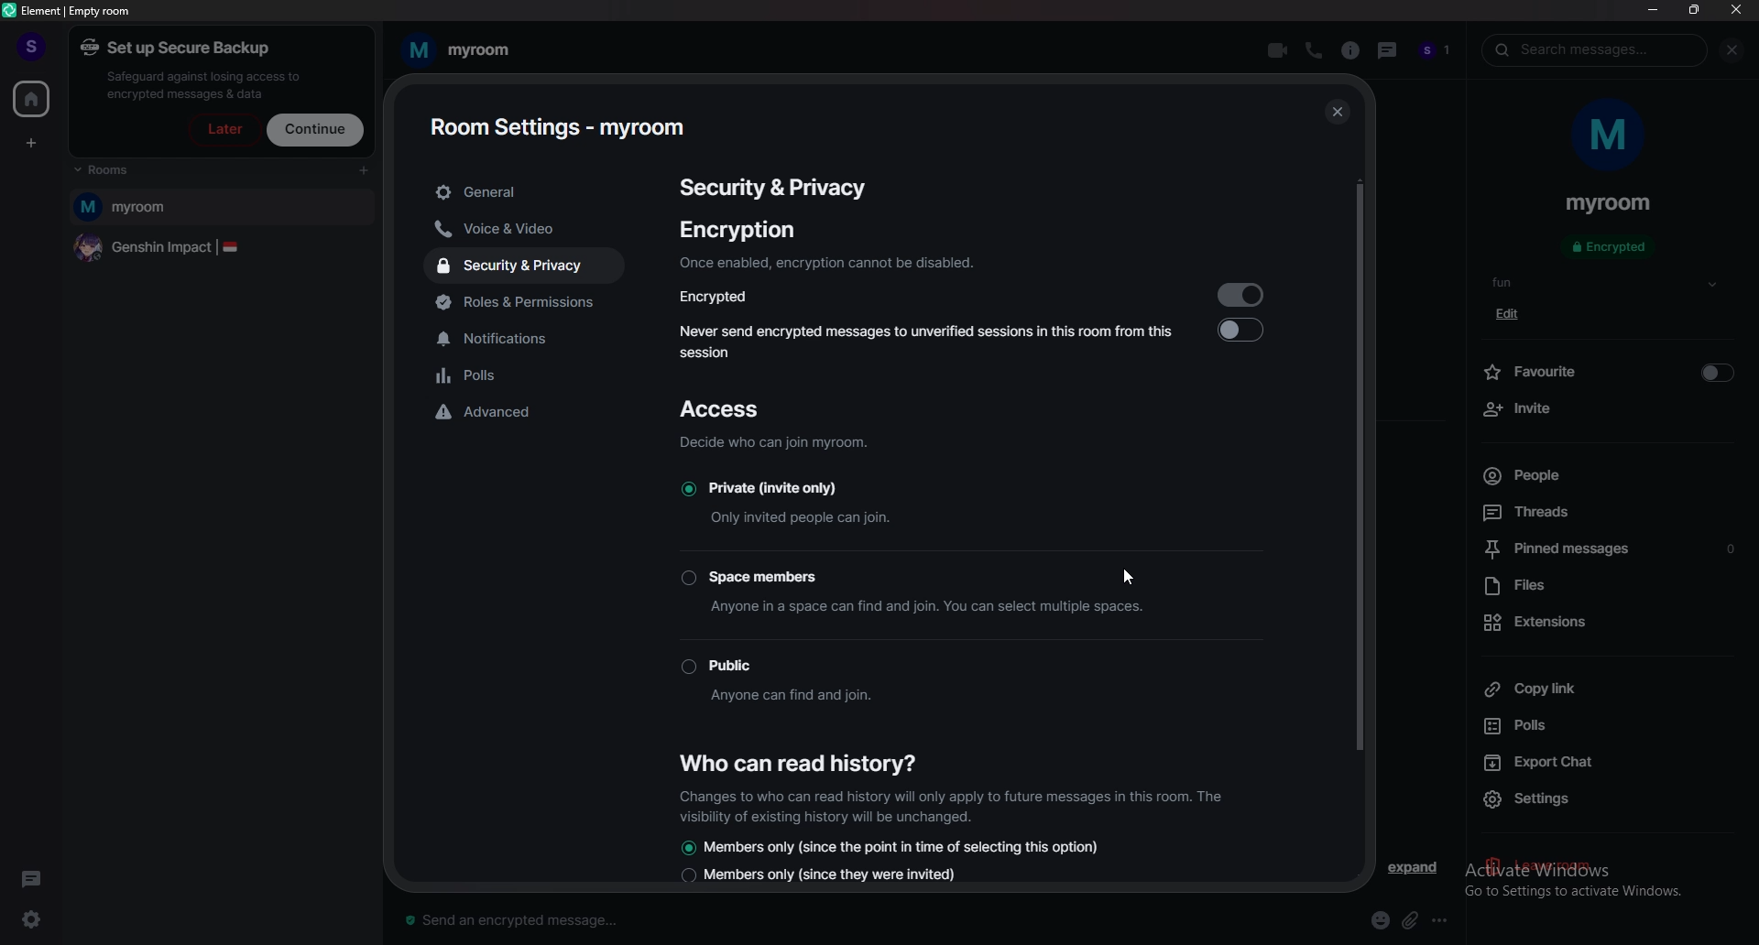 This screenshot has width=1759, height=945. I want to click on close, so click(1736, 11).